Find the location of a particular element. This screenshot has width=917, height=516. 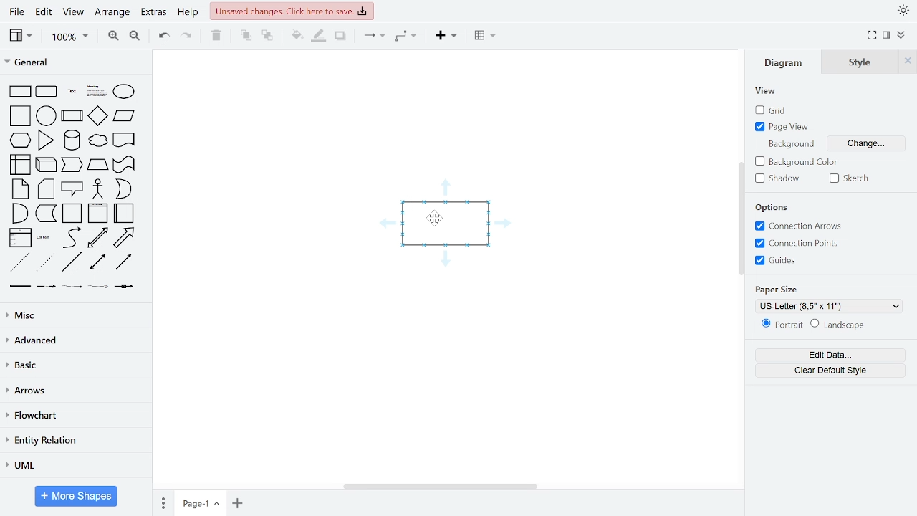

extras is located at coordinates (154, 14).